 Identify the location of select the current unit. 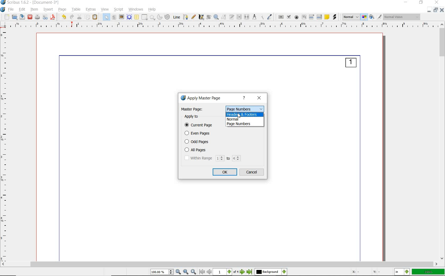
(402, 272).